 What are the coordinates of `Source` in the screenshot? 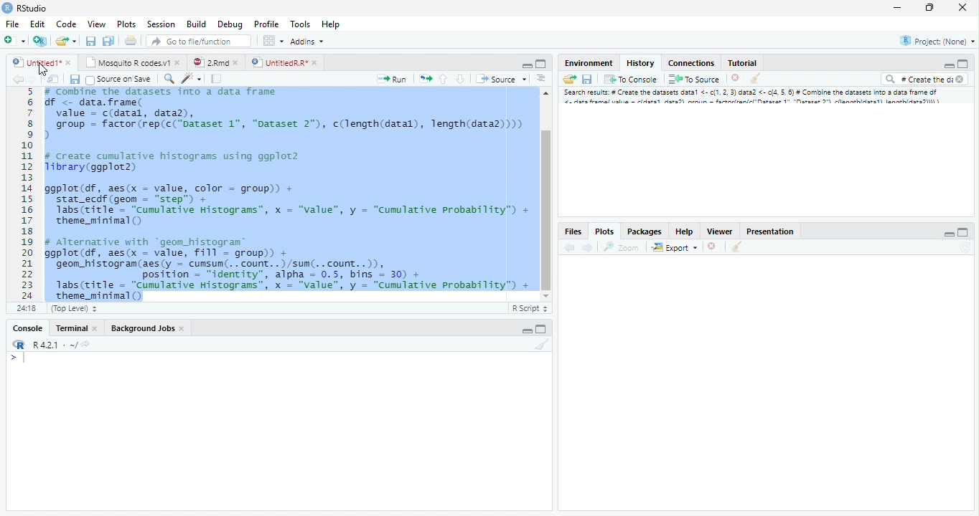 It's located at (501, 80).